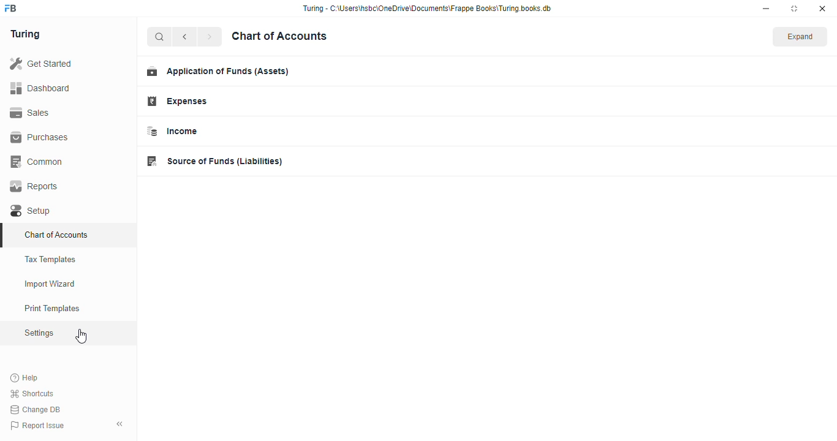 The height and width of the screenshot is (441, 837). Describe the element at coordinates (56, 235) in the screenshot. I see `chart of accounts` at that location.